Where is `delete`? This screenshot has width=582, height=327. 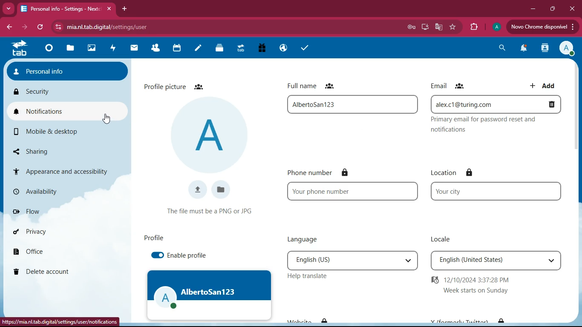 delete is located at coordinates (52, 272).